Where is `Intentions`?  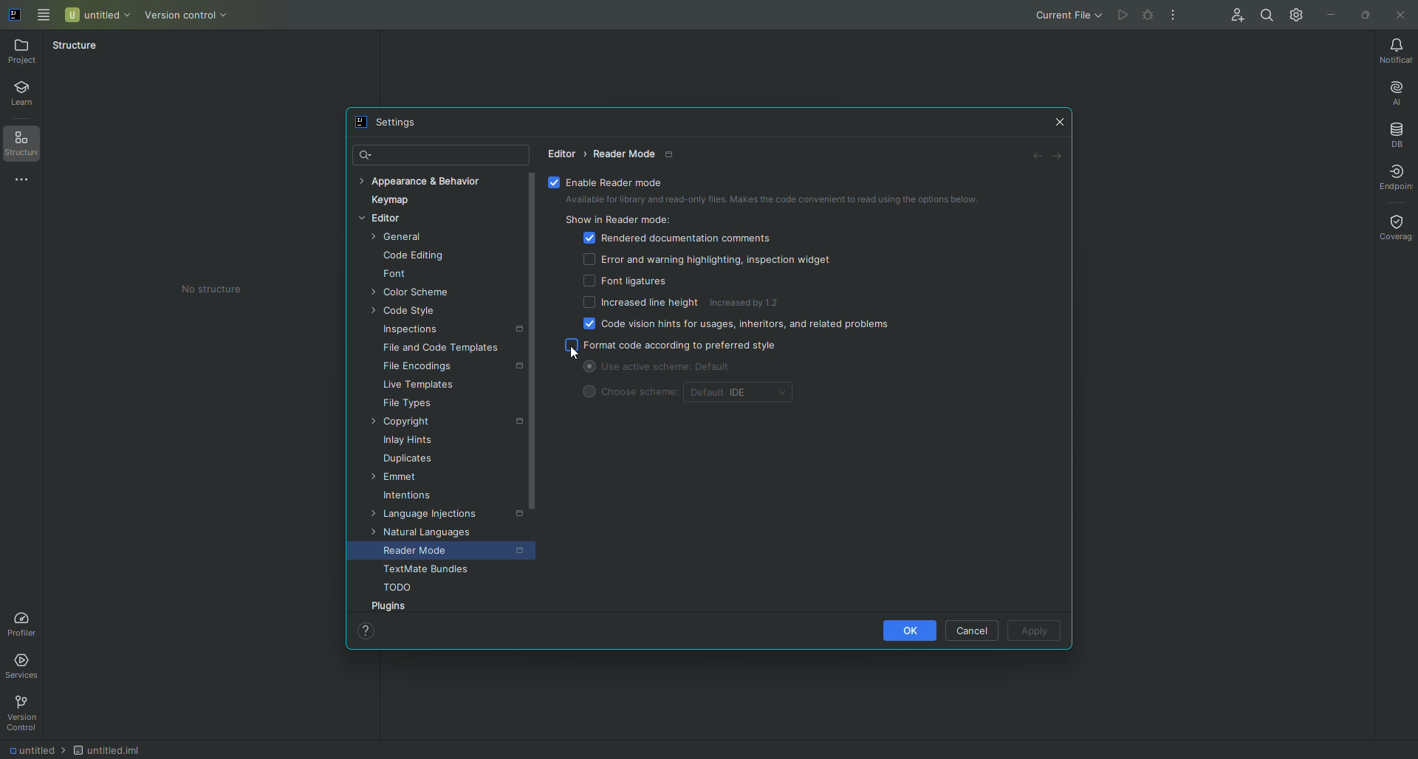
Intentions is located at coordinates (405, 496).